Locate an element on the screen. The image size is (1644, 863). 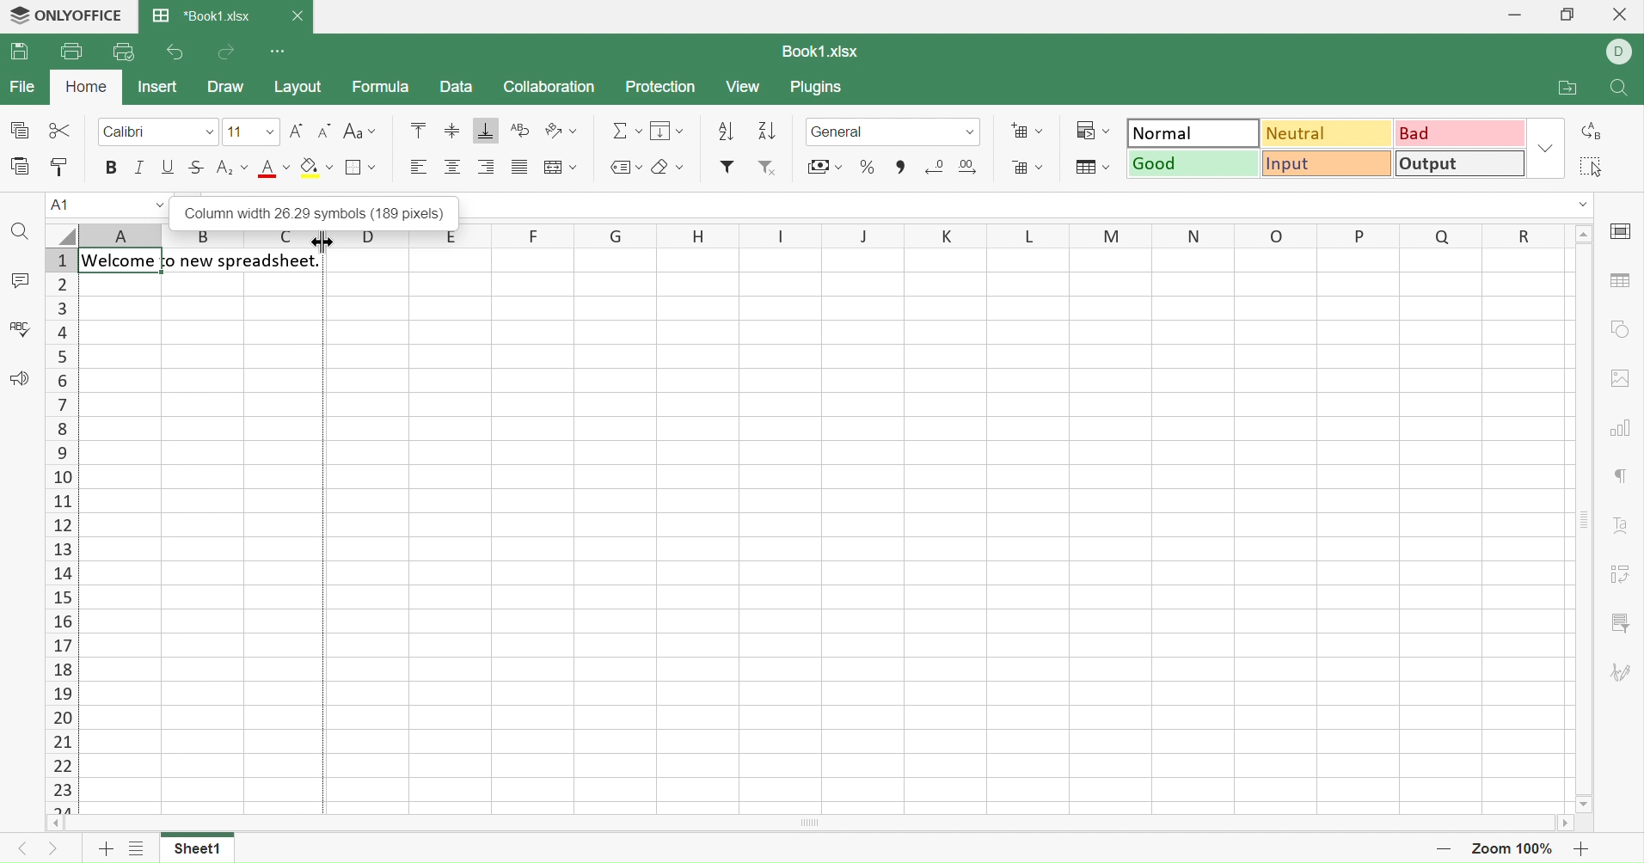
Fill color is located at coordinates (316, 167).